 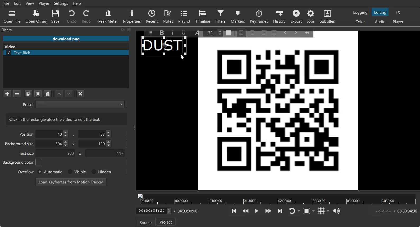 What do you see at coordinates (229, 32) in the screenshot?
I see `Text Color` at bounding box center [229, 32].